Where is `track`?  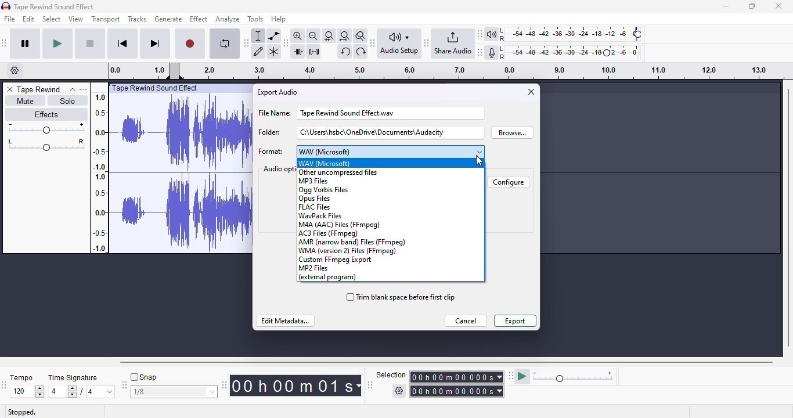 track is located at coordinates (42, 89).